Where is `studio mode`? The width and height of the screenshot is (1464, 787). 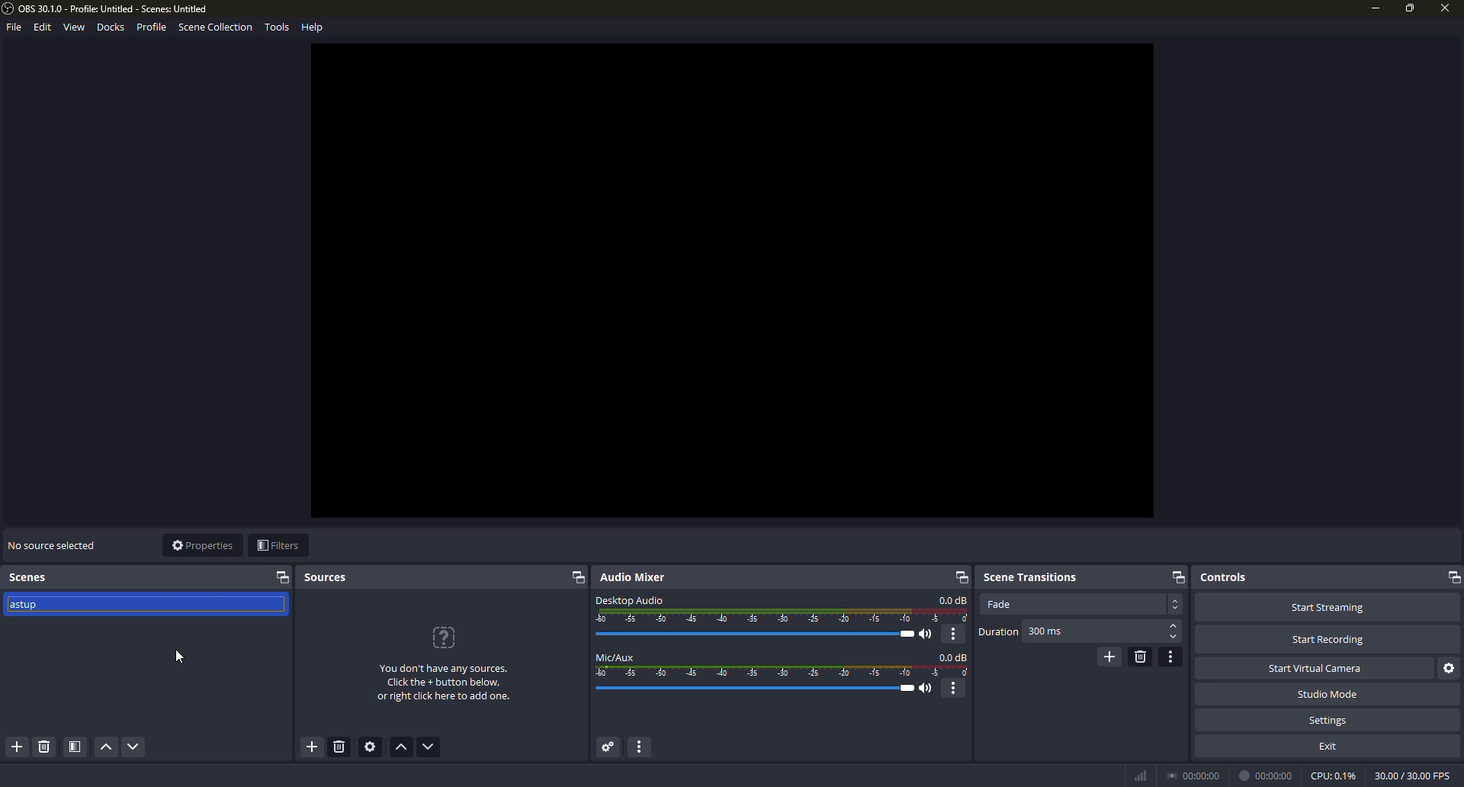
studio mode is located at coordinates (1327, 694).